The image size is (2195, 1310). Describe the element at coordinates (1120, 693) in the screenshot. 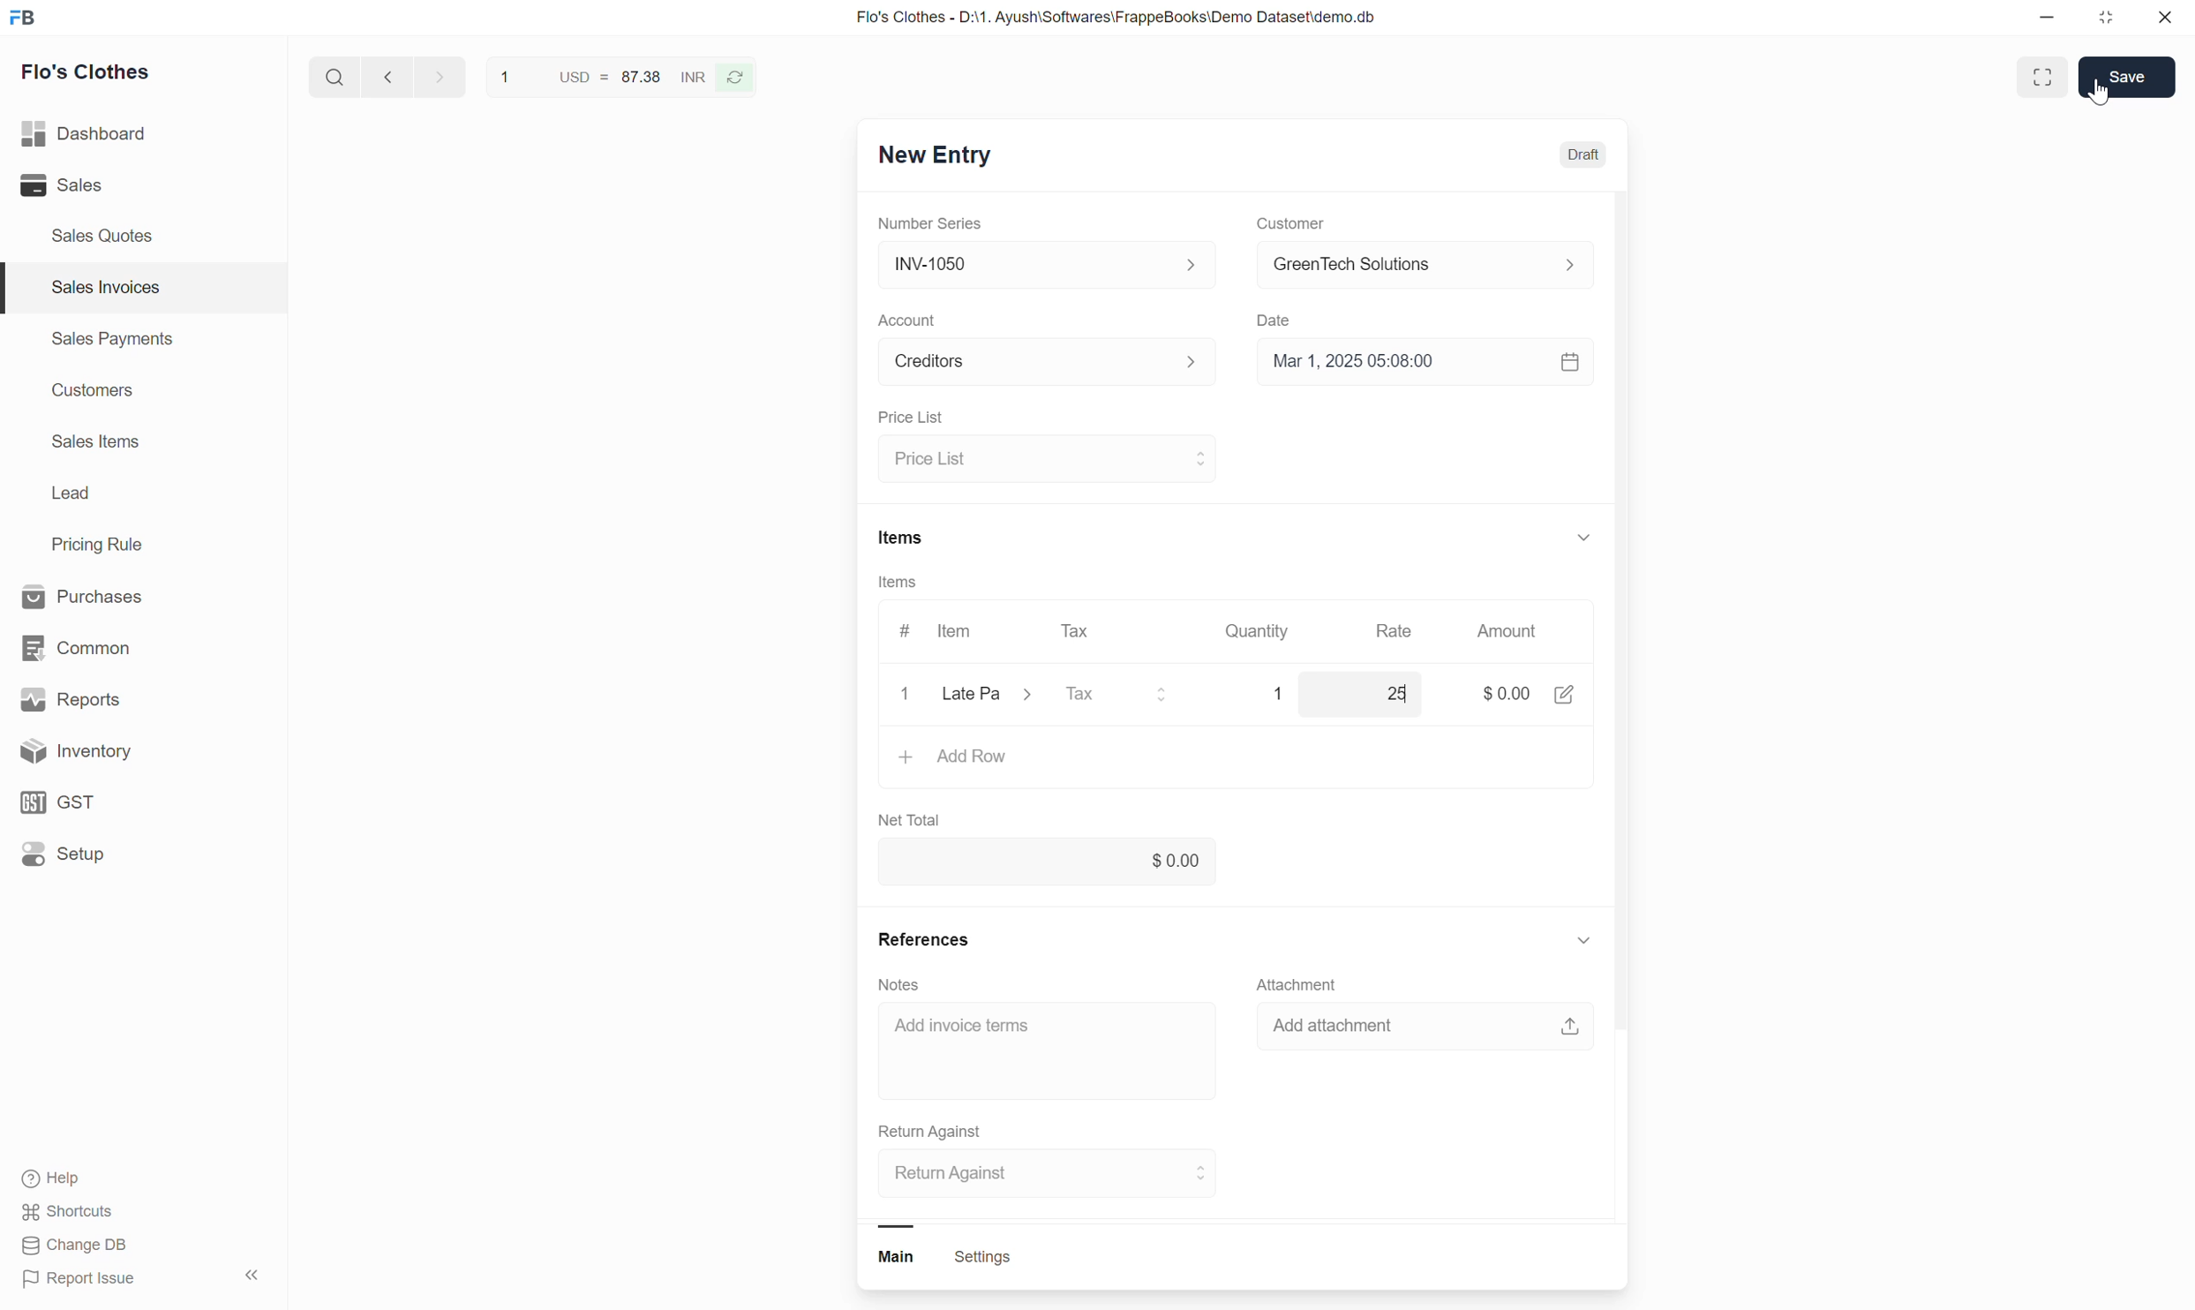

I see `select tax` at that location.